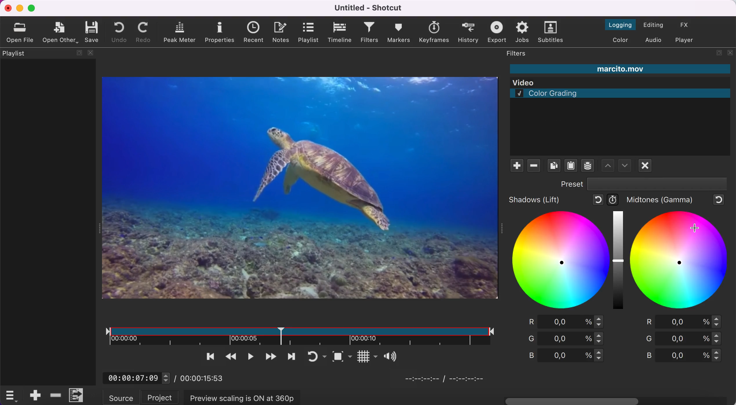  Describe the element at coordinates (681, 260) in the screenshot. I see `midtones figure` at that location.